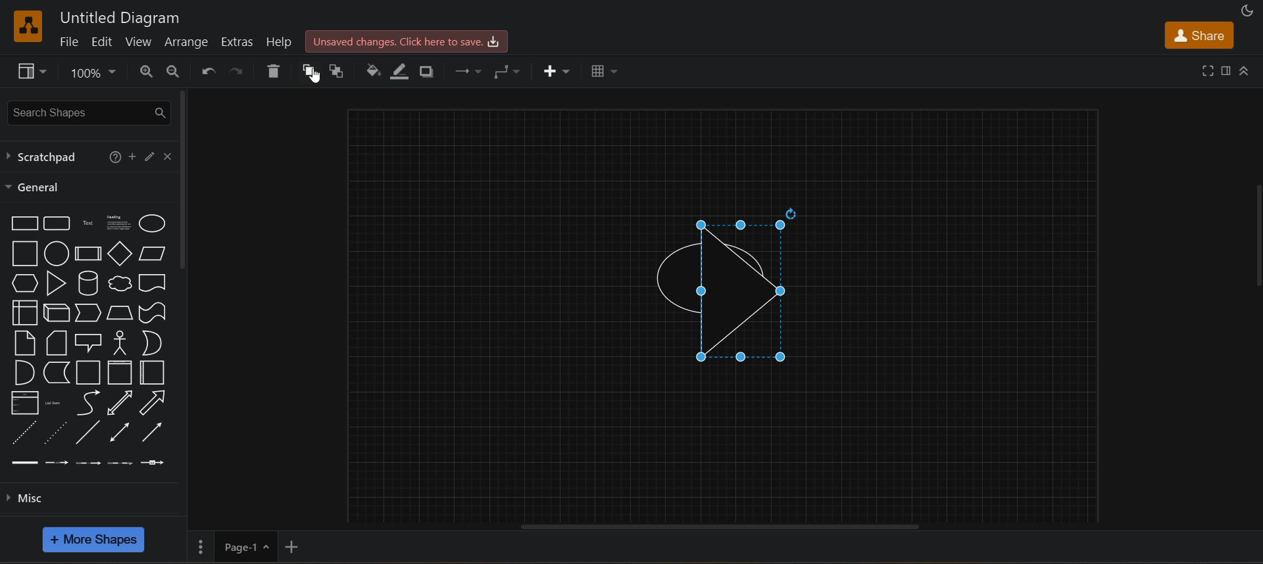  What do you see at coordinates (55, 284) in the screenshot?
I see `triangle` at bounding box center [55, 284].